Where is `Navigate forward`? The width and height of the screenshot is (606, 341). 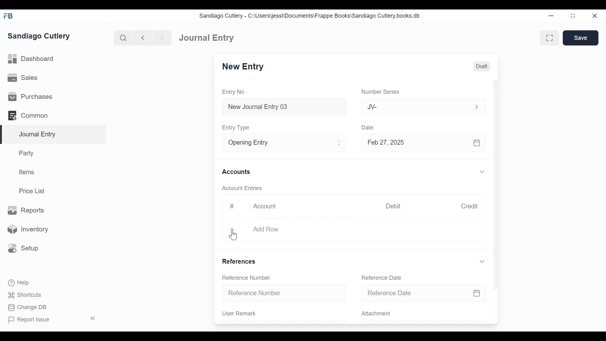 Navigate forward is located at coordinates (162, 38).